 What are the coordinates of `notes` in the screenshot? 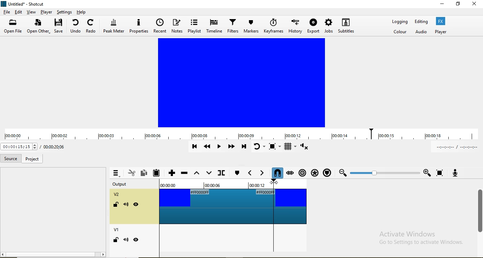 It's located at (178, 27).